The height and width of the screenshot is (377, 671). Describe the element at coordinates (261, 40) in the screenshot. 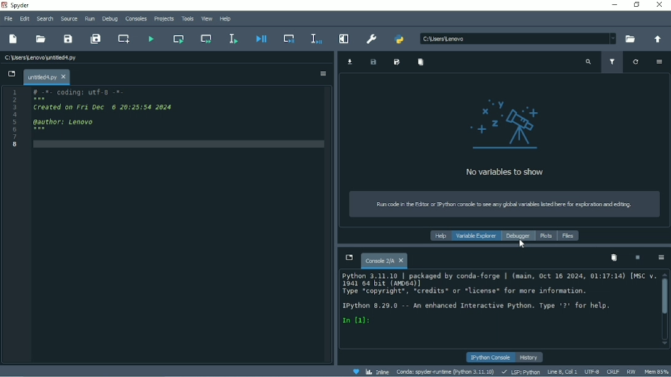

I see `Debug file` at that location.